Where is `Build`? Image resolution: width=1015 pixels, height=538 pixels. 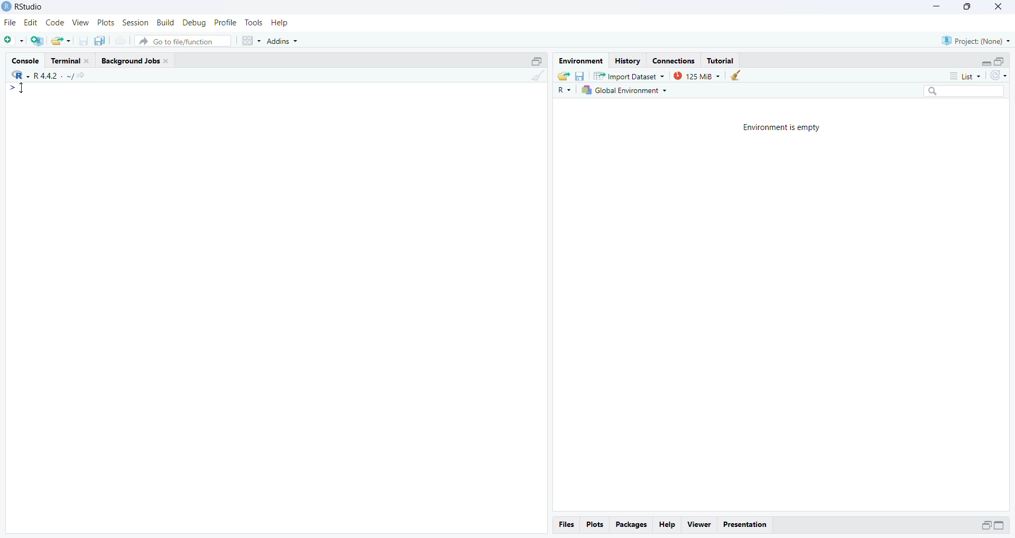
Build is located at coordinates (165, 22).